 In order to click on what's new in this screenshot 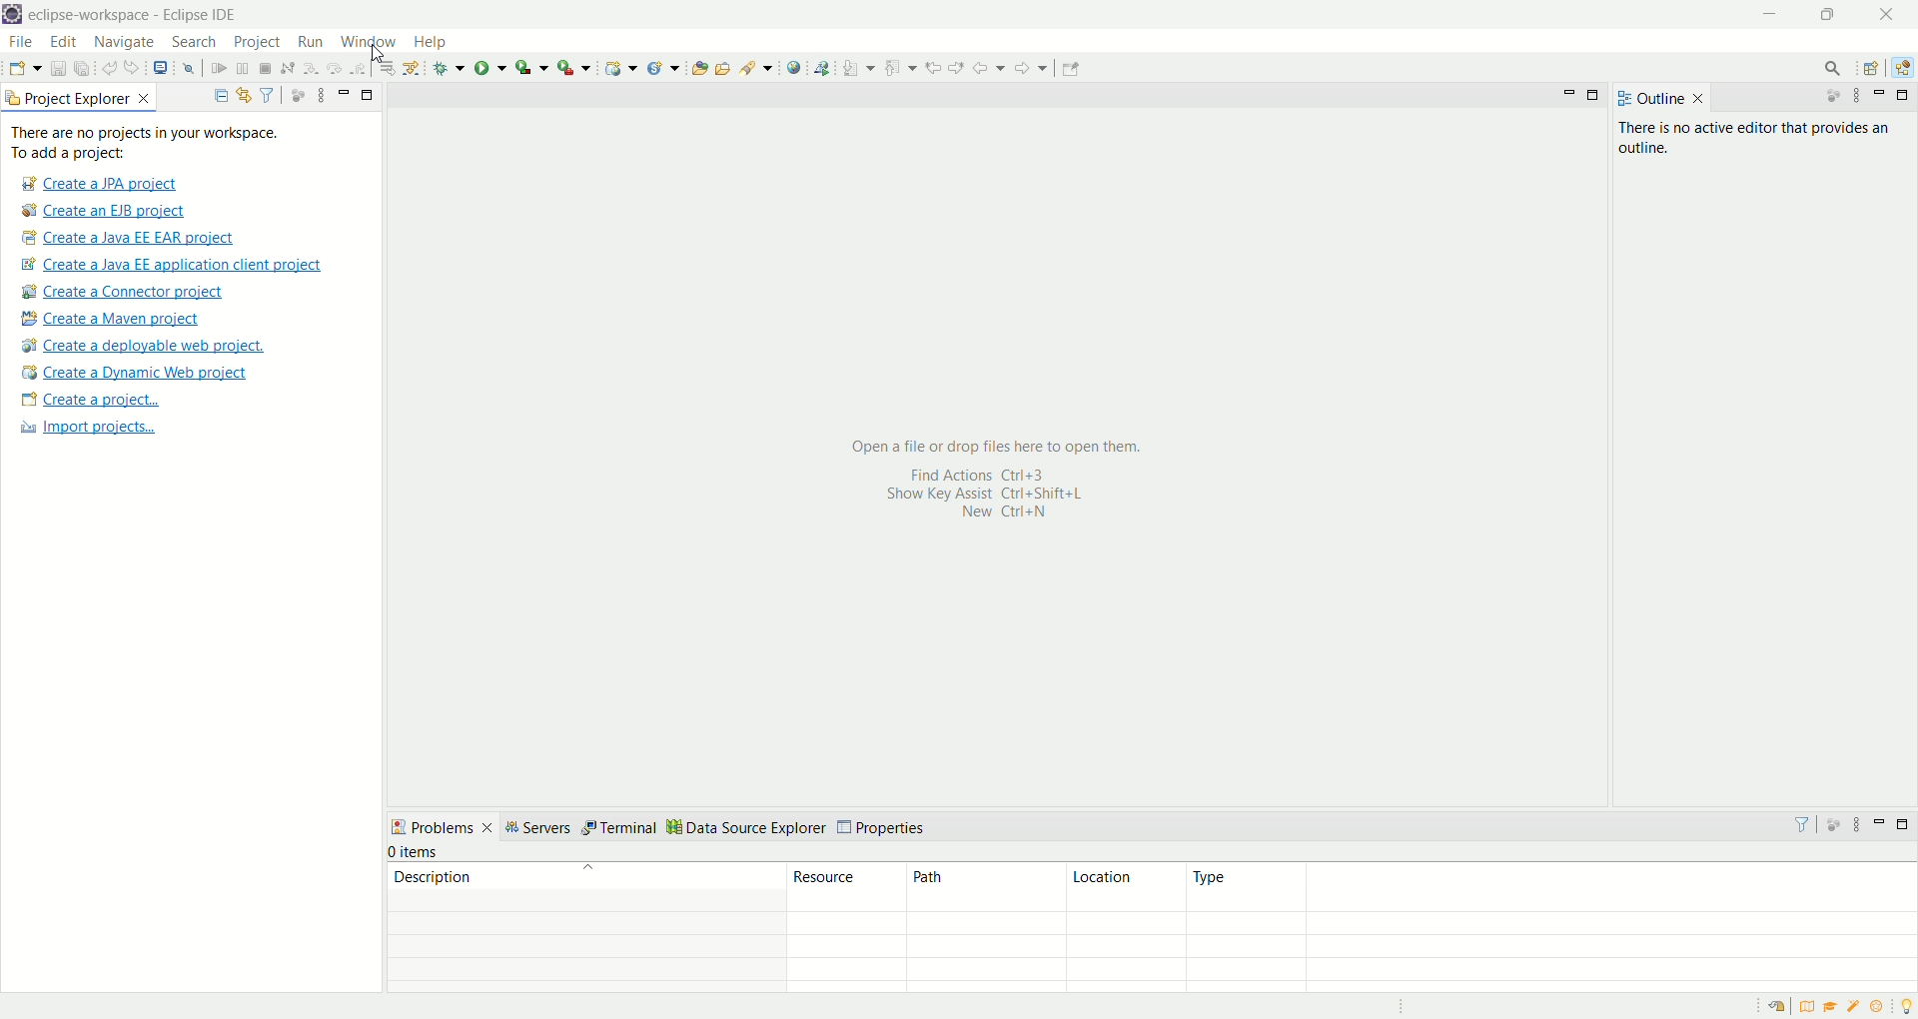, I will do `click(1883, 1007)`.